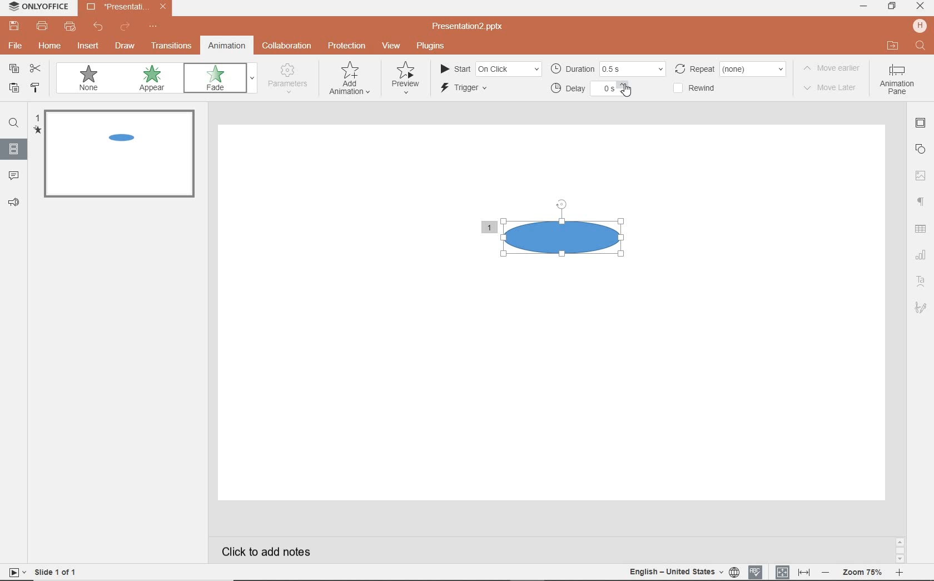 This screenshot has height=581, width=934. Describe the element at coordinates (71, 27) in the screenshot. I see `quick print` at that location.